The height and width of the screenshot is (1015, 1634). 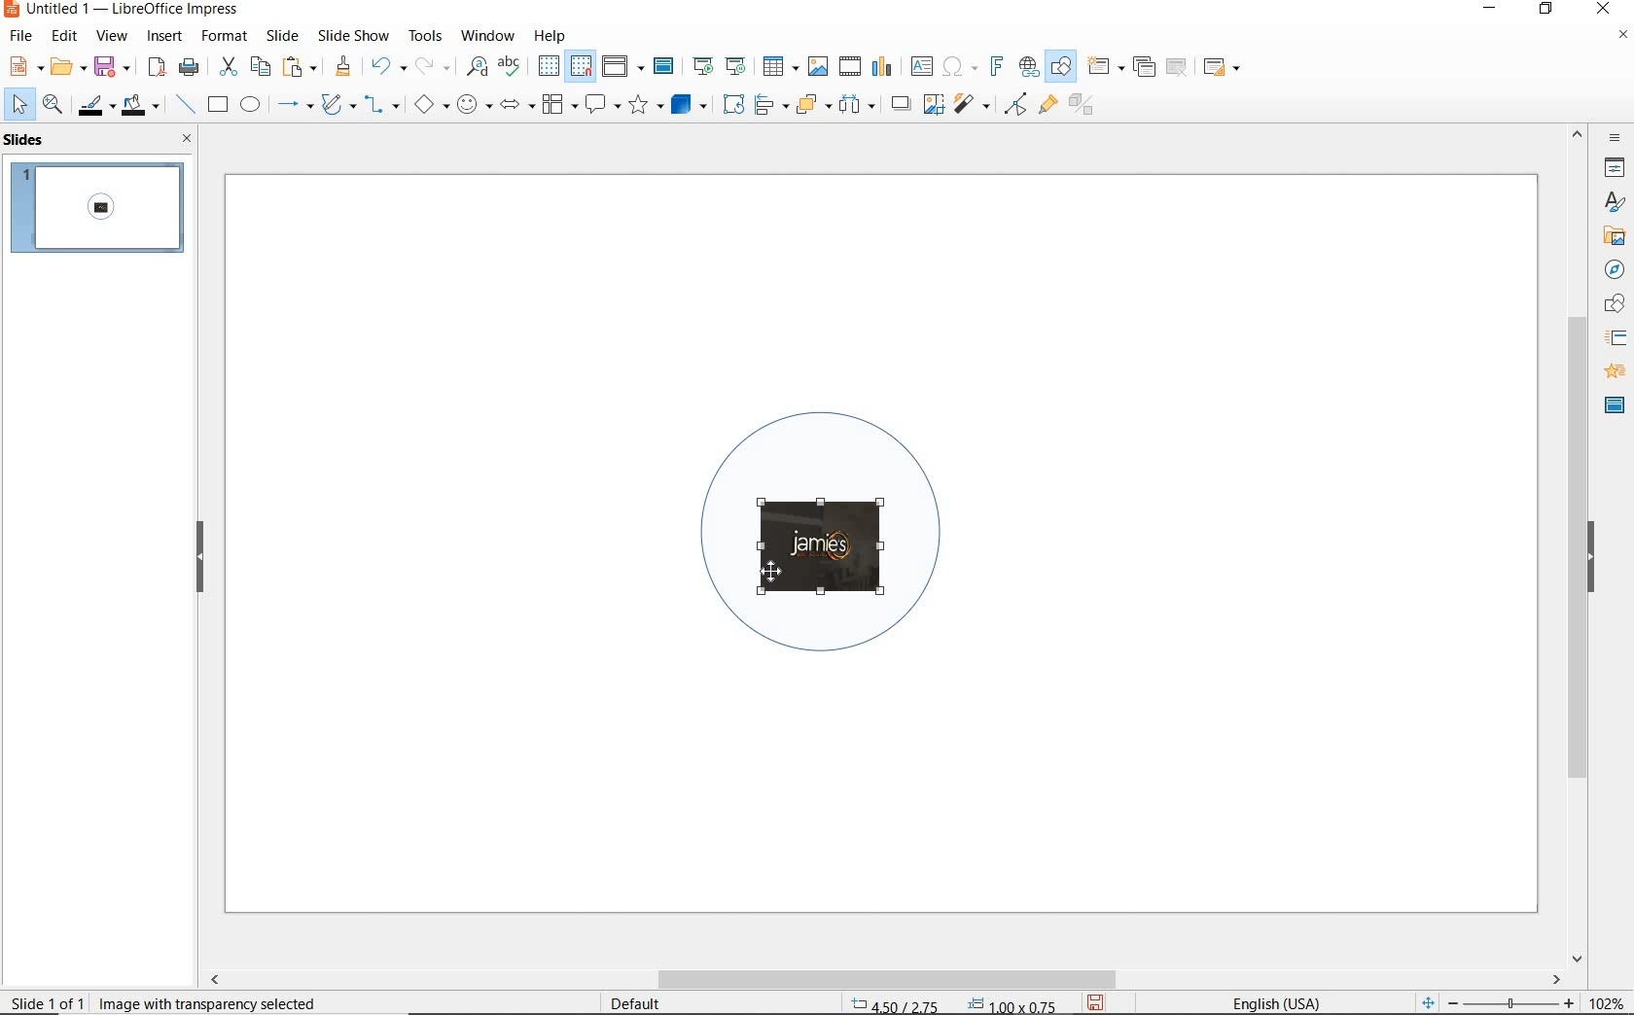 I want to click on close, so click(x=1603, y=10).